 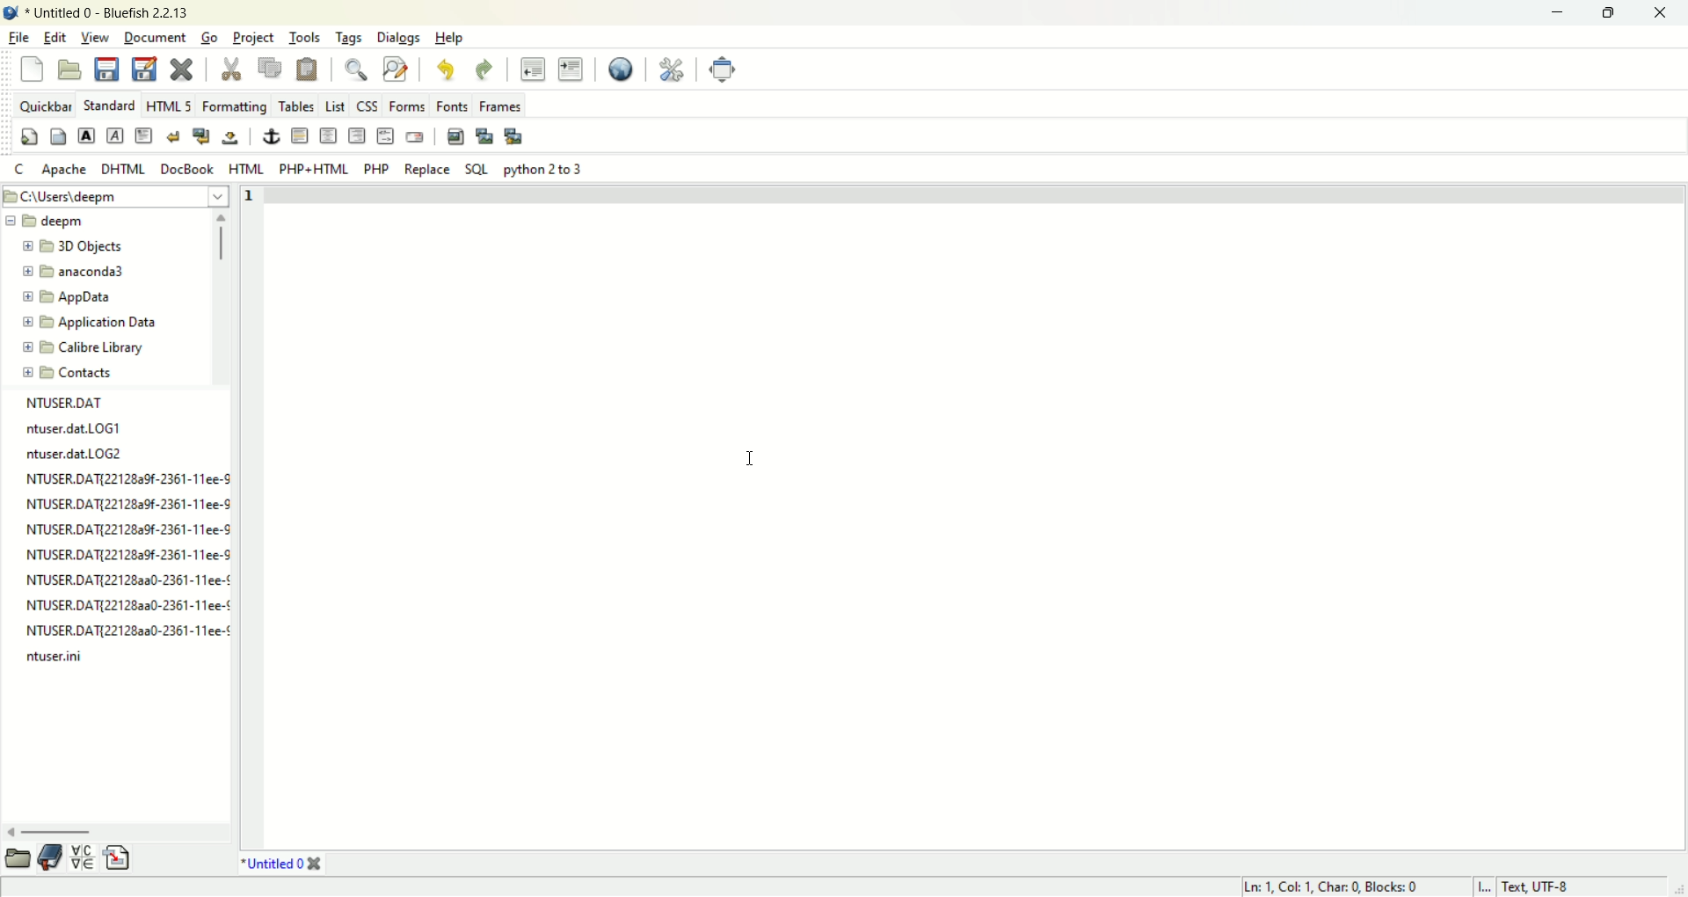 What do you see at coordinates (84, 452) in the screenshot?
I see `ntuser.dat.LOG2` at bounding box center [84, 452].